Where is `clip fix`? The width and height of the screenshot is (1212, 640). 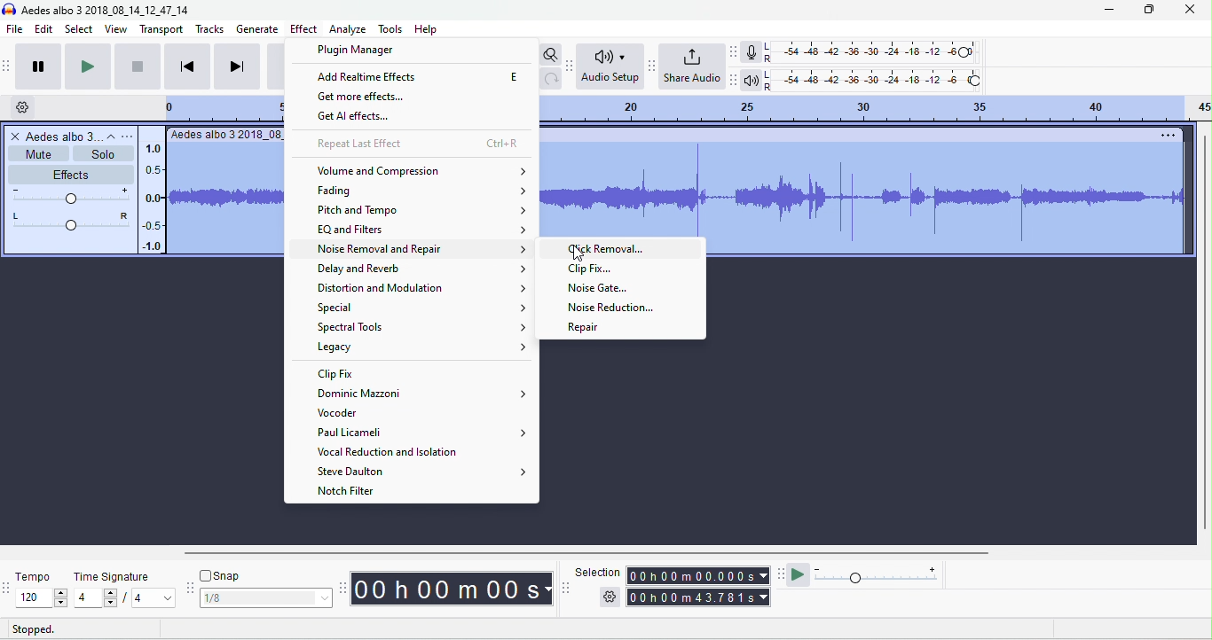 clip fix is located at coordinates (591, 269).